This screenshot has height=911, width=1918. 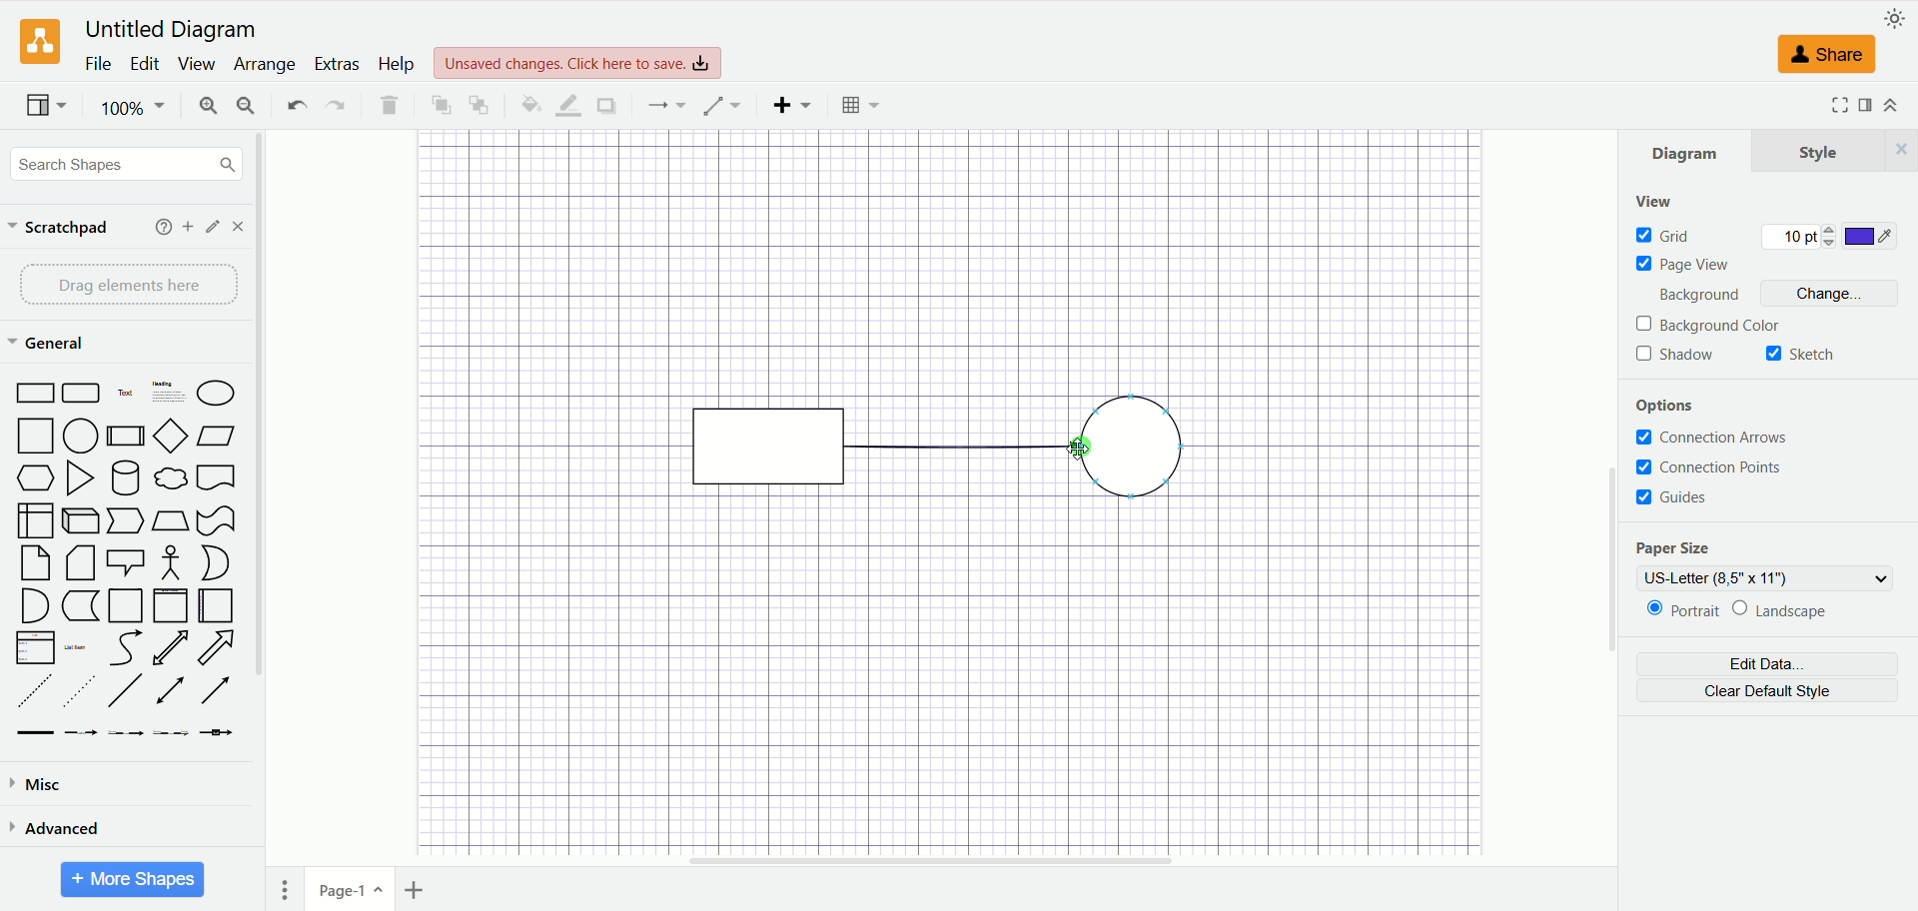 What do you see at coordinates (293, 104) in the screenshot?
I see `undo` at bounding box center [293, 104].